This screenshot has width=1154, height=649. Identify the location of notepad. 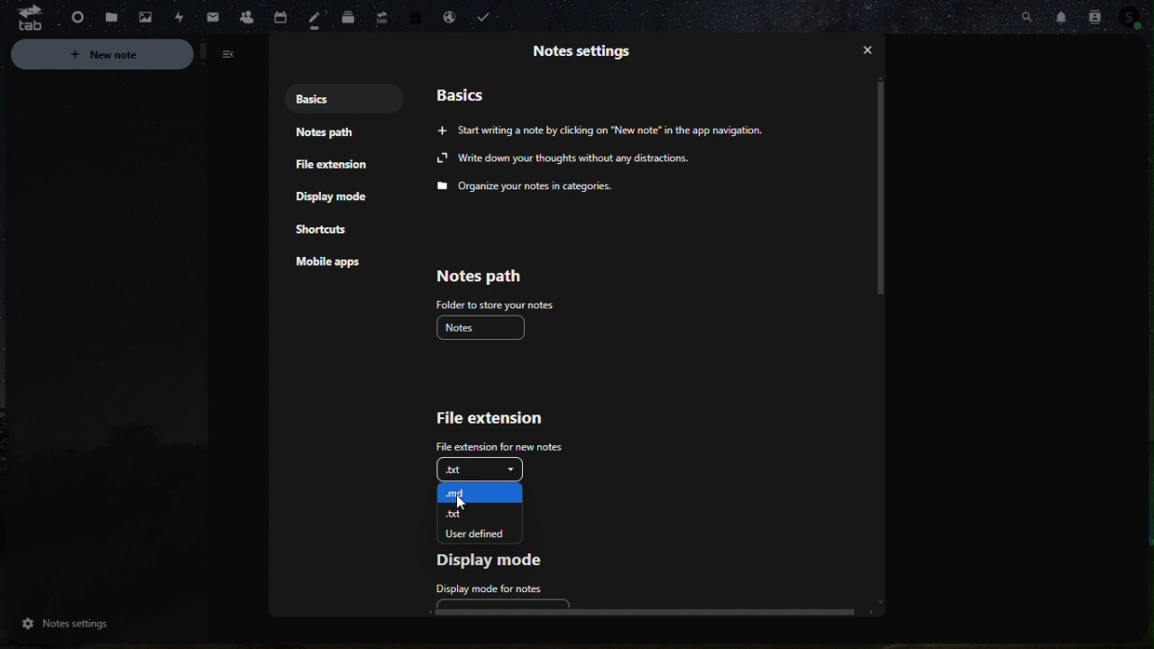
(331, 133).